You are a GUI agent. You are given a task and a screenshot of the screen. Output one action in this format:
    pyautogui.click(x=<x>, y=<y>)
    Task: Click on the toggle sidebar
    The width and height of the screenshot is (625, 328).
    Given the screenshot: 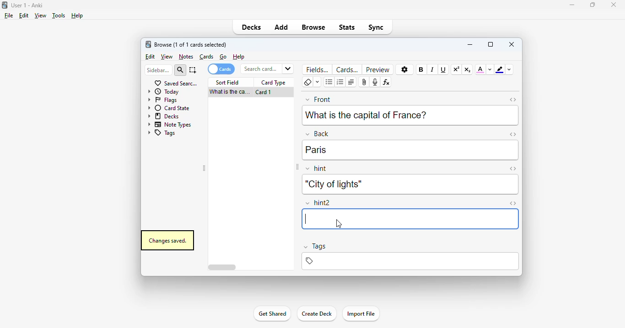 What is the action you would take?
    pyautogui.click(x=205, y=169)
    